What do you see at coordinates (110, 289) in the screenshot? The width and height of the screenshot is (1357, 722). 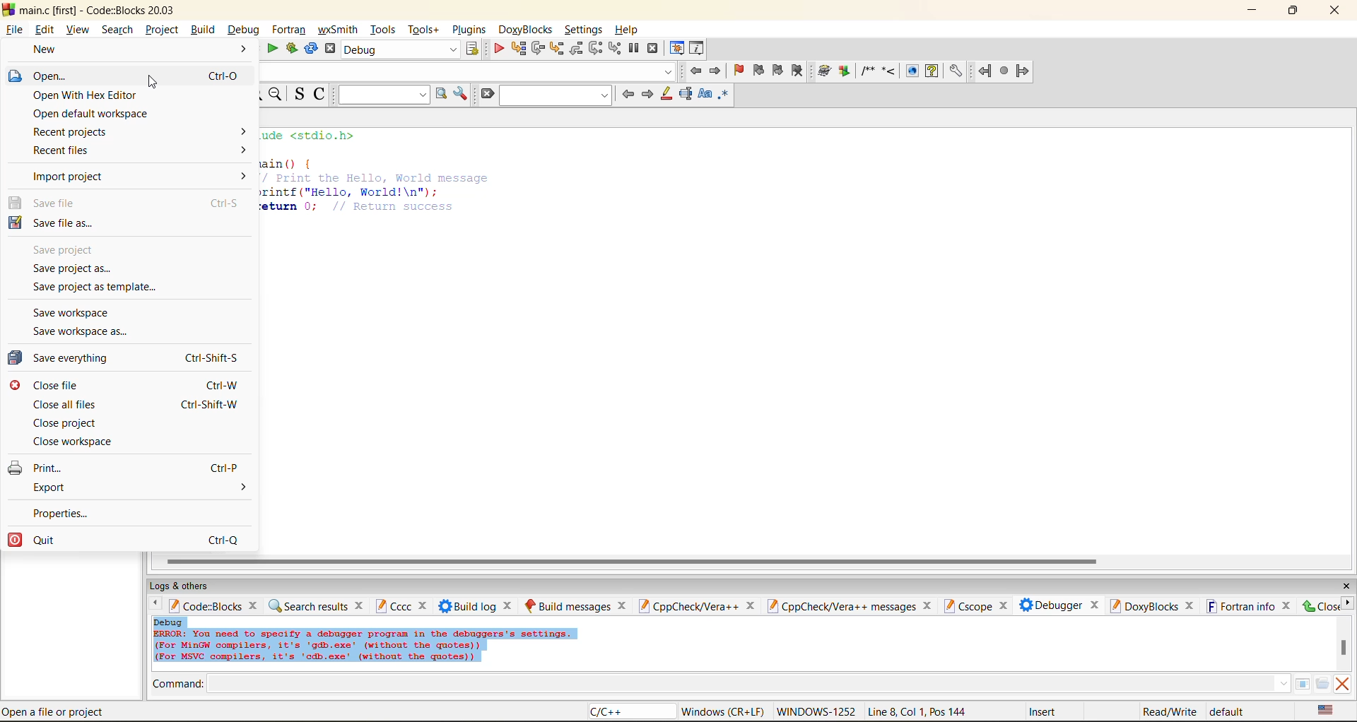 I see `save project as template` at bounding box center [110, 289].